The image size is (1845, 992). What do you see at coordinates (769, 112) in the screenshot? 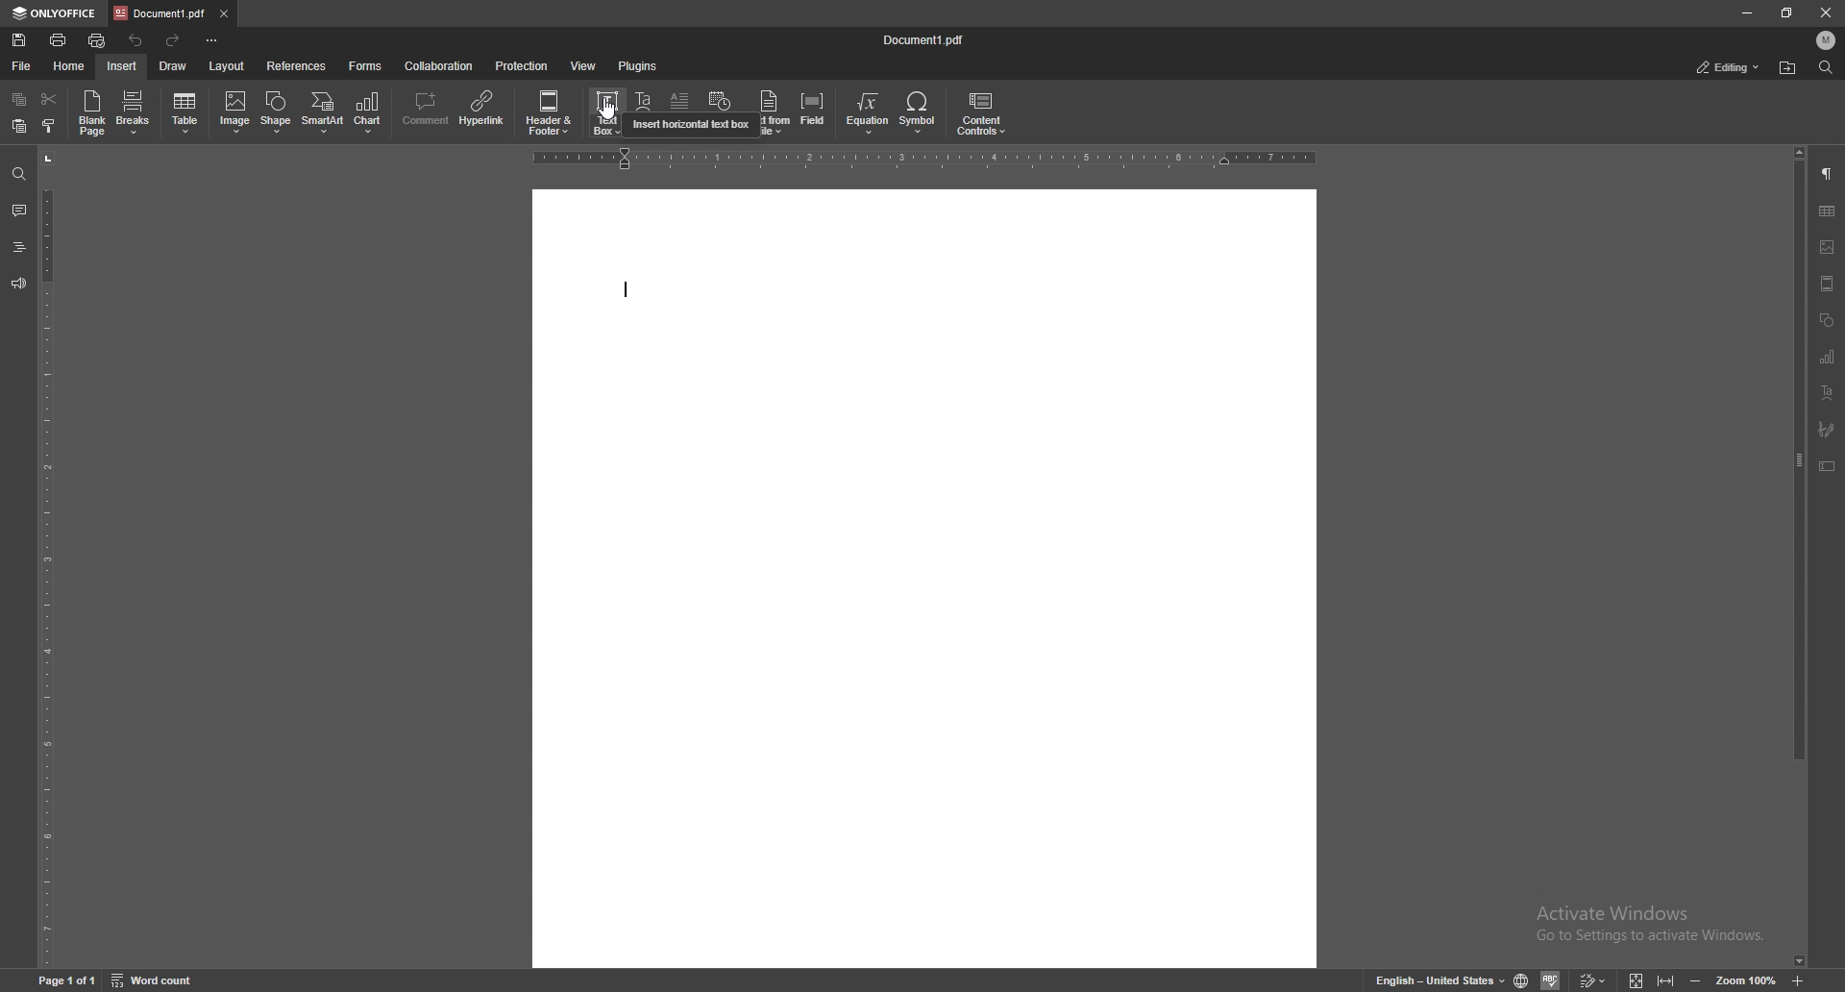
I see `text from file` at bounding box center [769, 112].